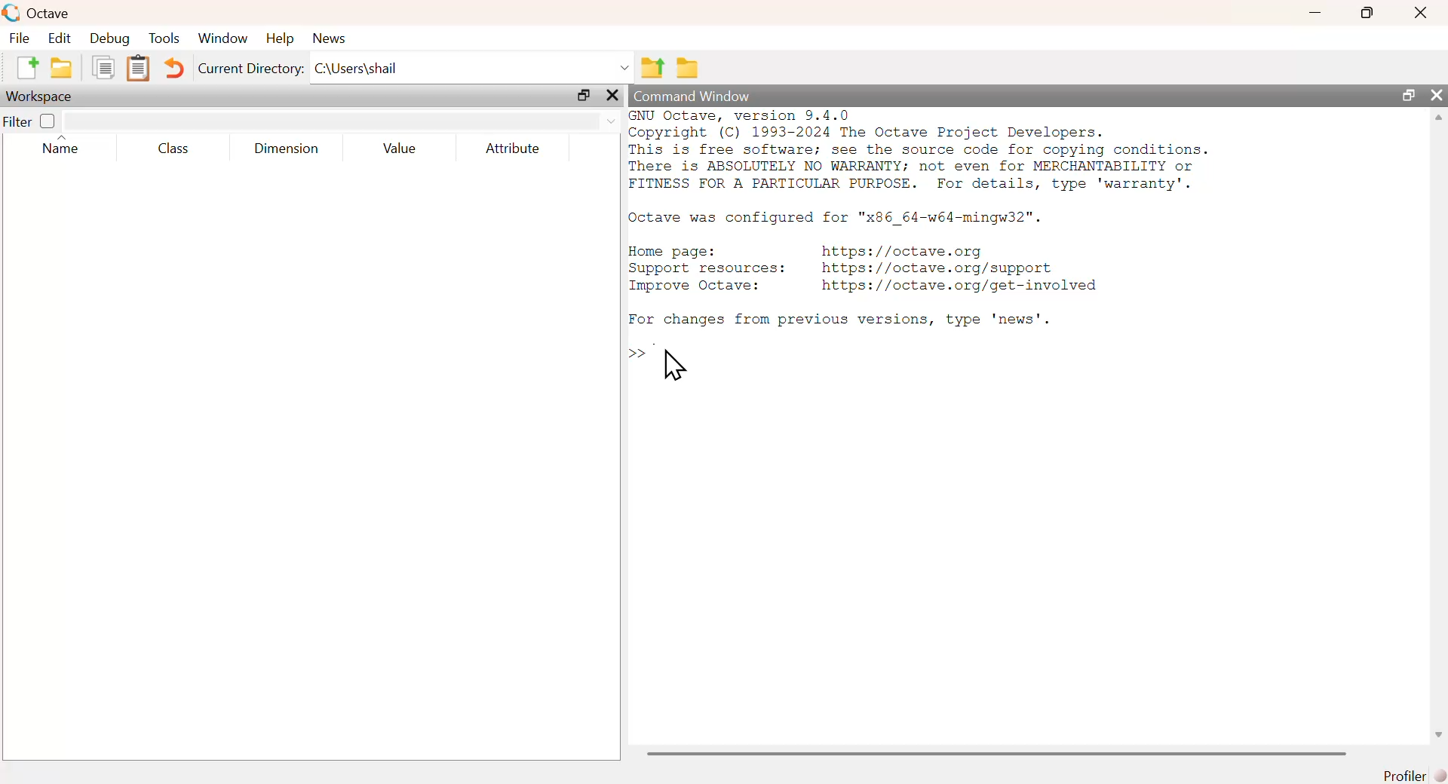 Image resolution: width=1448 pixels, height=784 pixels. Describe the element at coordinates (26, 66) in the screenshot. I see `new script` at that location.